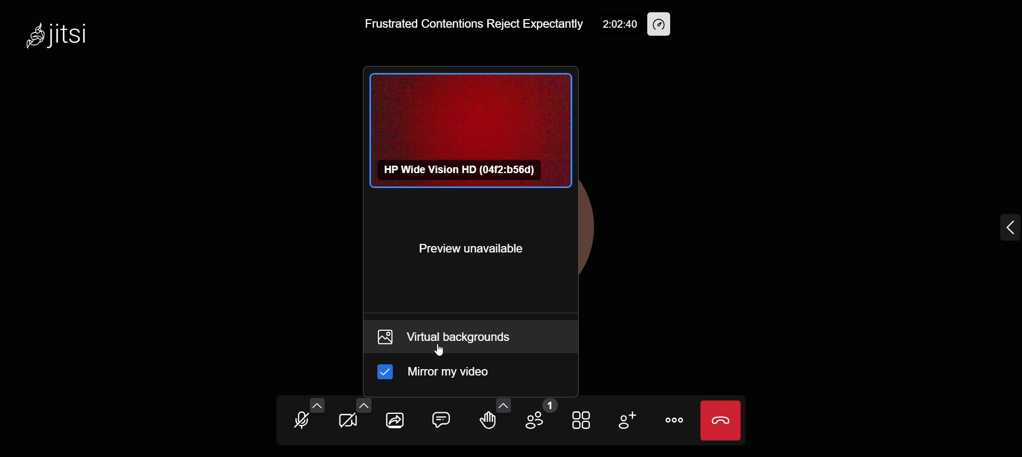  Describe the element at coordinates (488, 423) in the screenshot. I see `raise hand` at that location.